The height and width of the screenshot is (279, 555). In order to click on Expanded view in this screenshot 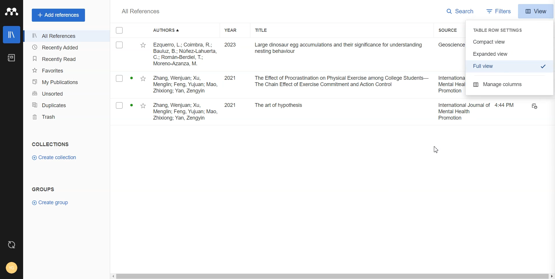, I will do `click(510, 53)`.